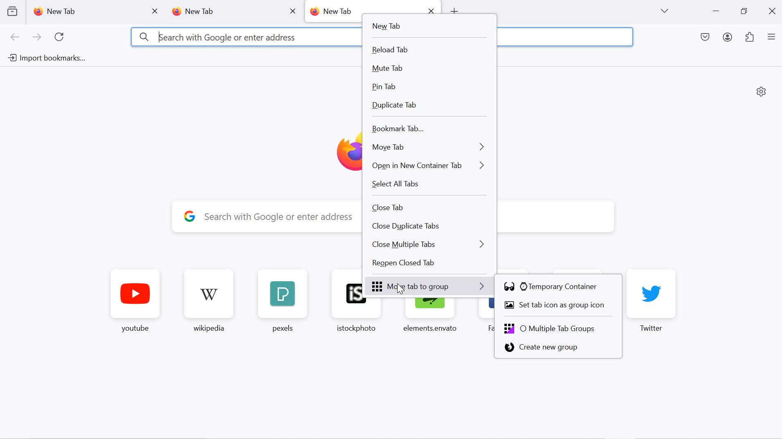 This screenshot has height=439, width=782. What do you see at coordinates (429, 264) in the screenshot?
I see `reopen closed tab` at bounding box center [429, 264].